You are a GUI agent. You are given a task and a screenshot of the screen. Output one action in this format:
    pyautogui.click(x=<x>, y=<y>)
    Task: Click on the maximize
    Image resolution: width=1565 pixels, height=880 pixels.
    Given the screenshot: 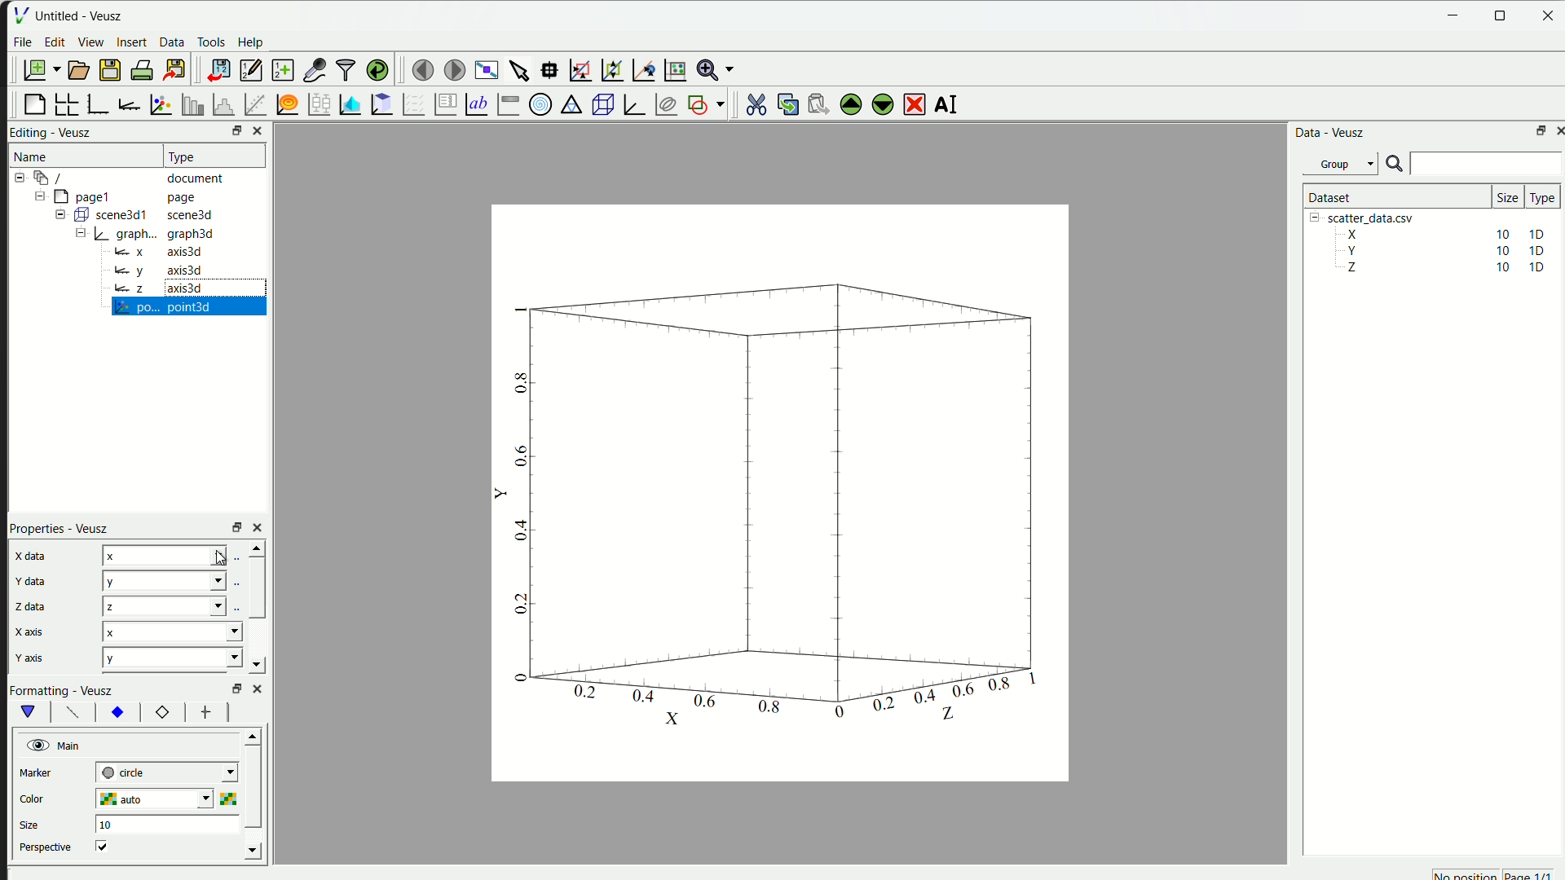 What is the action you would take?
    pyautogui.click(x=1537, y=129)
    